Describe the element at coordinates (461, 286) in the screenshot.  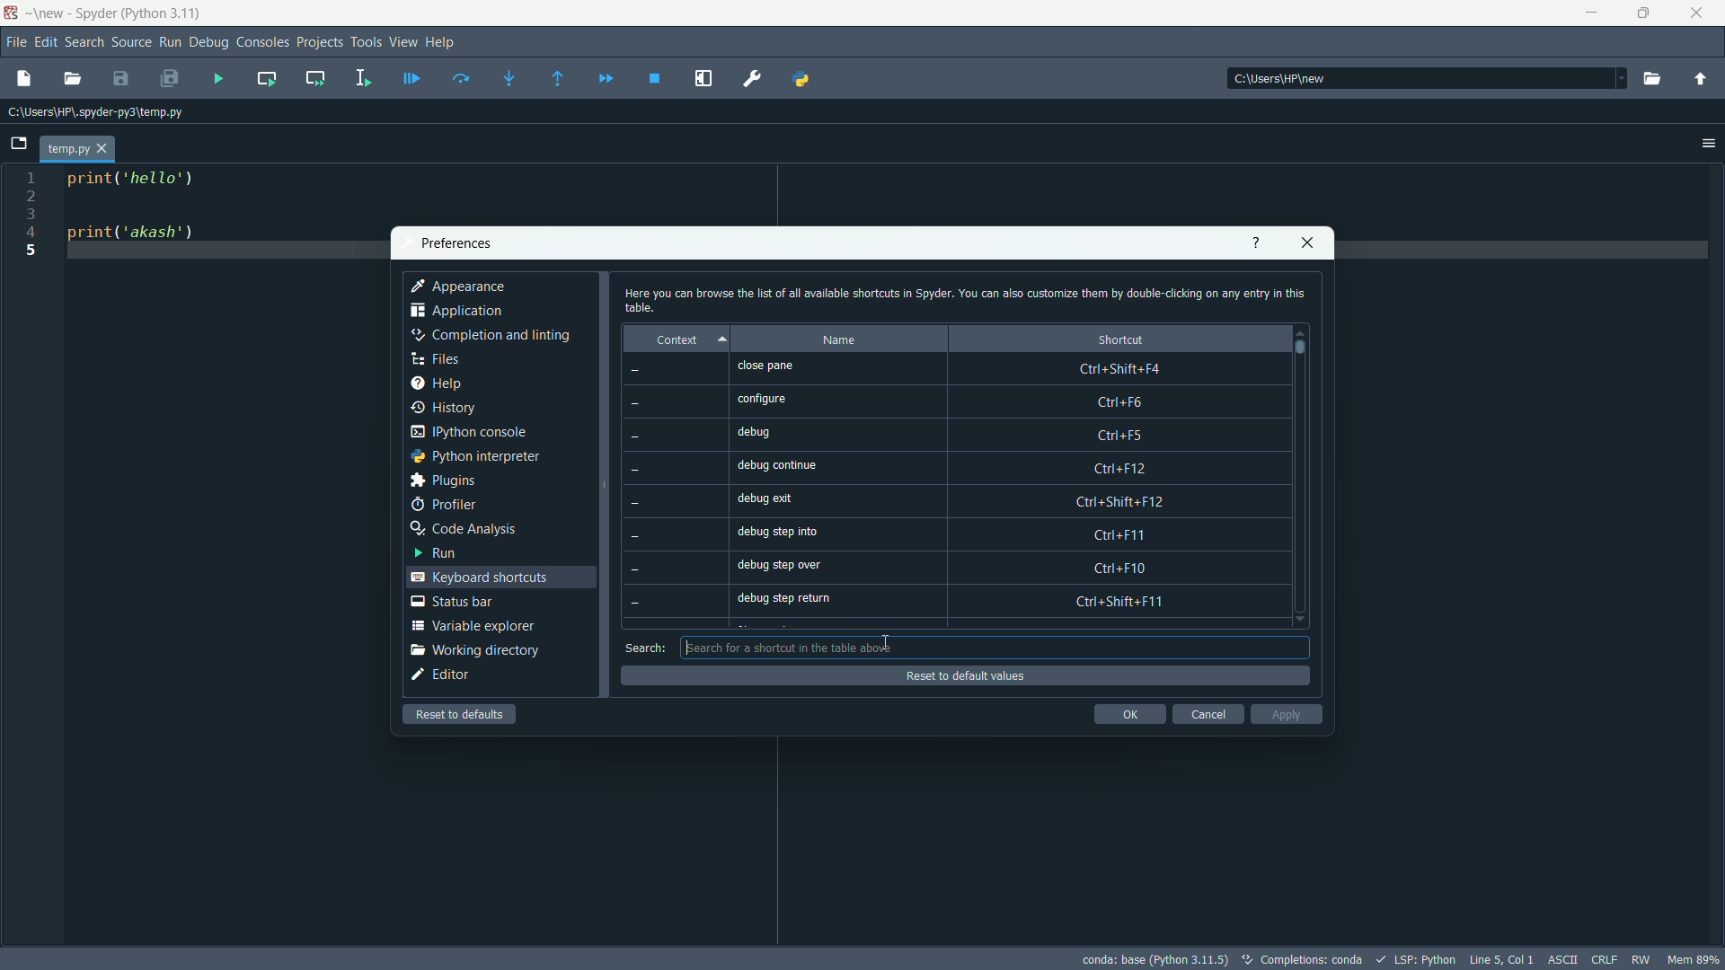
I see `appearance` at that location.